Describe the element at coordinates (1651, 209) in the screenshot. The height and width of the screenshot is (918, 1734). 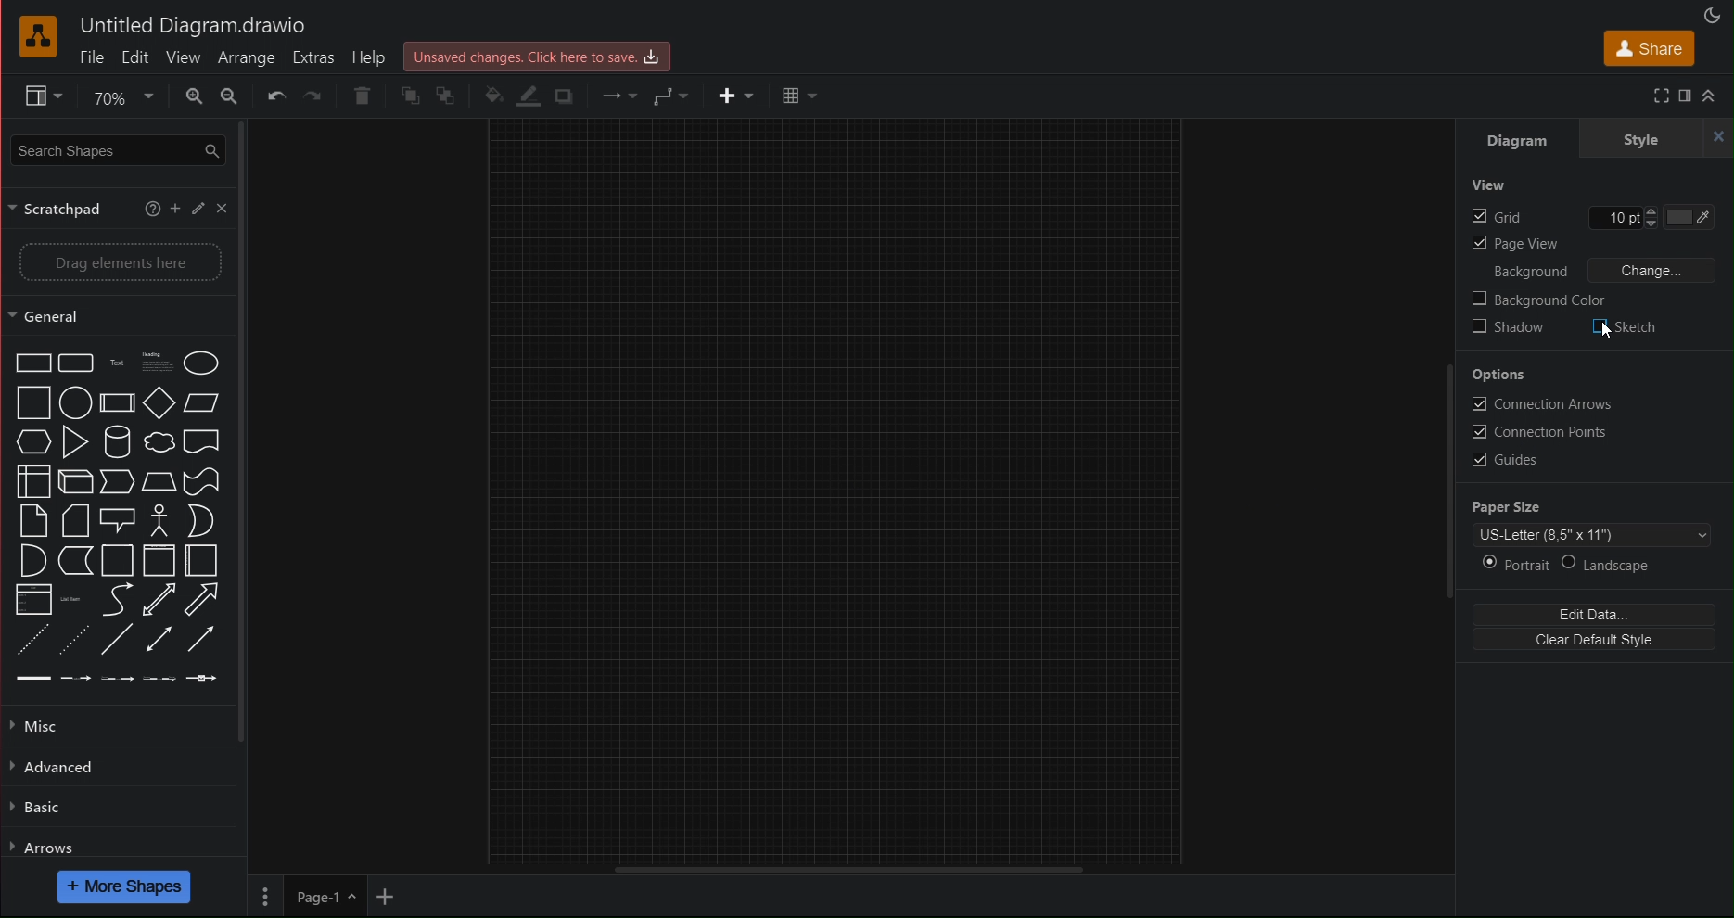
I see `increase grid pt` at that location.